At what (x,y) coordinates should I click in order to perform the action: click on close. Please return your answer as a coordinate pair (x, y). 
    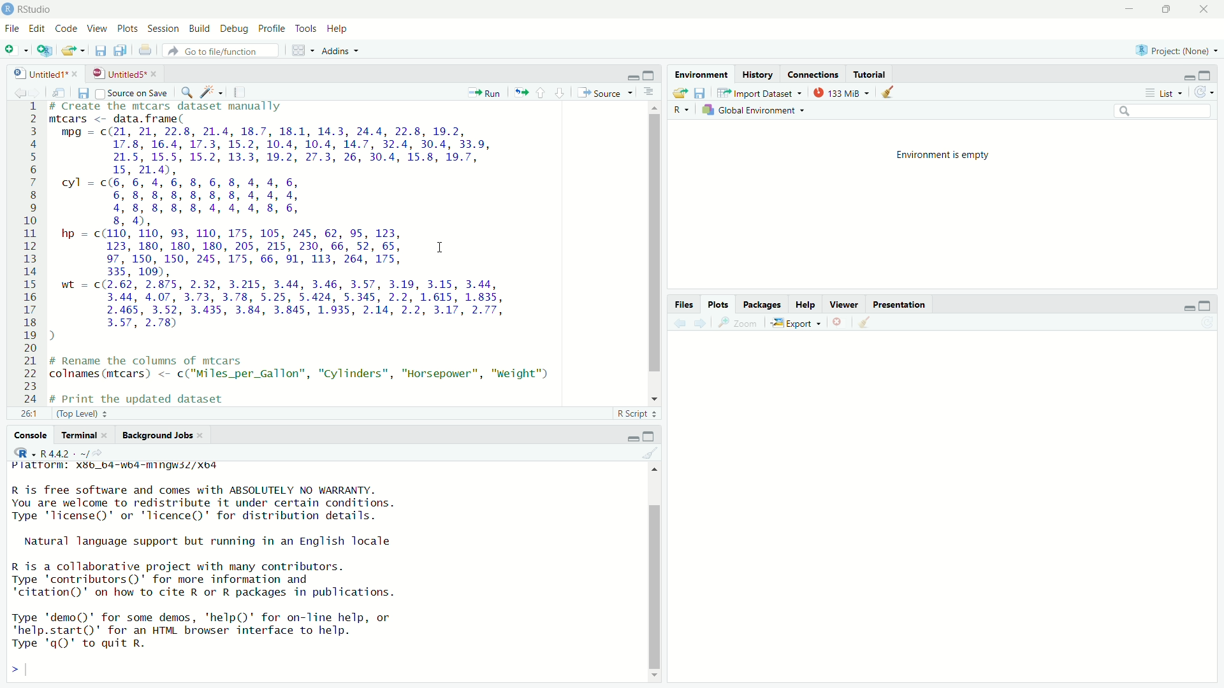
    Looking at the image, I should click on (1202, 8).